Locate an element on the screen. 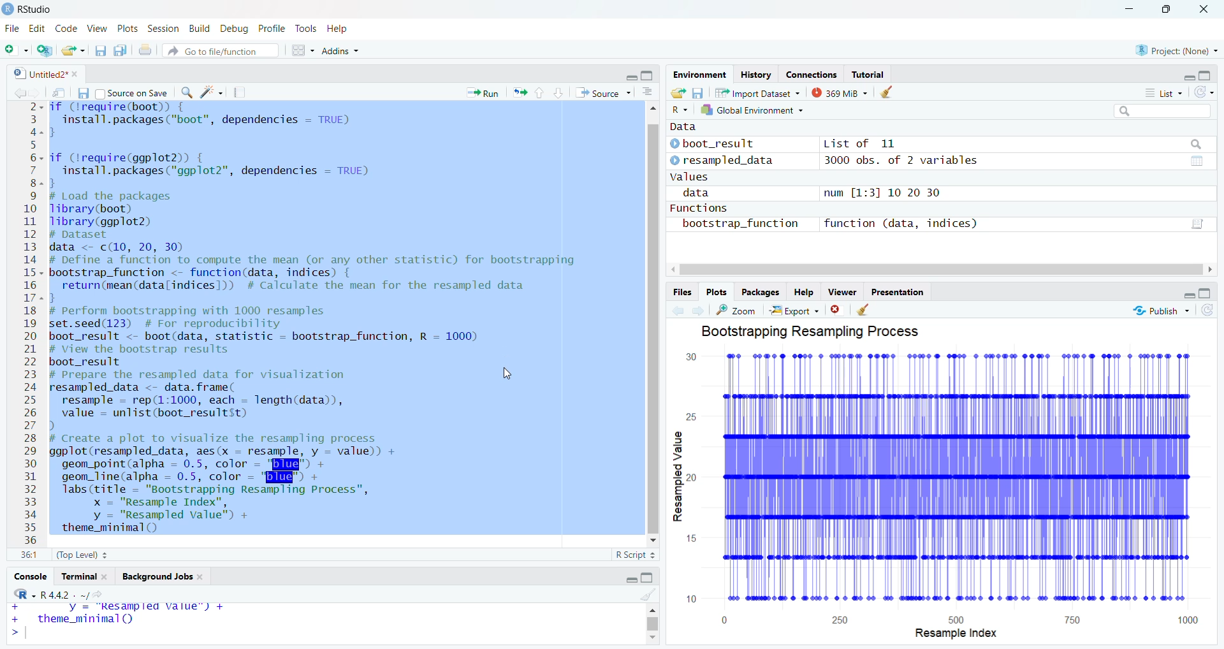  hide r script is located at coordinates (1184, 77).